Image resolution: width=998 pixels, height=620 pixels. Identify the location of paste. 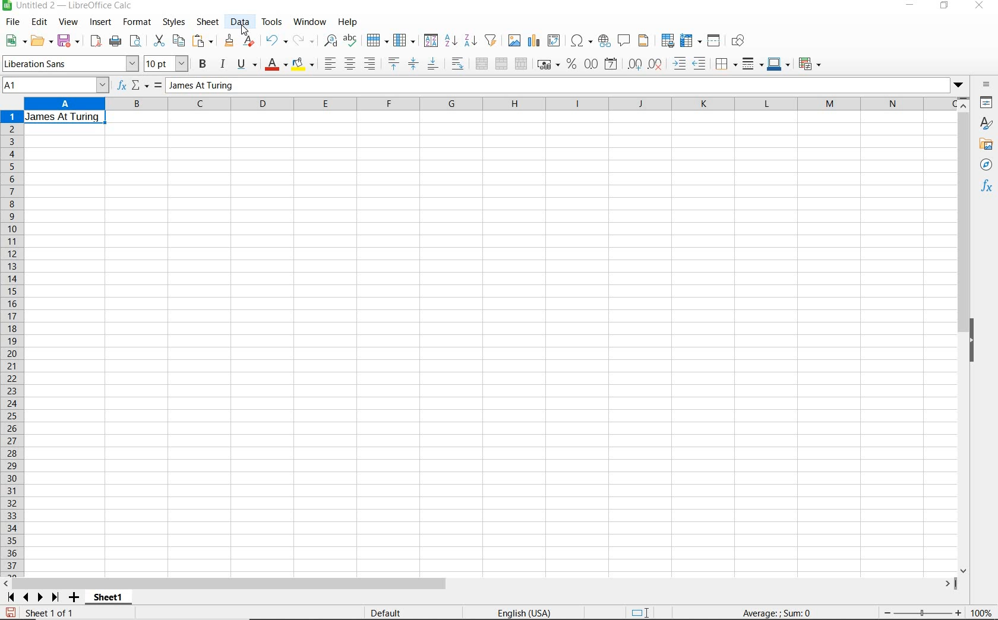
(203, 40).